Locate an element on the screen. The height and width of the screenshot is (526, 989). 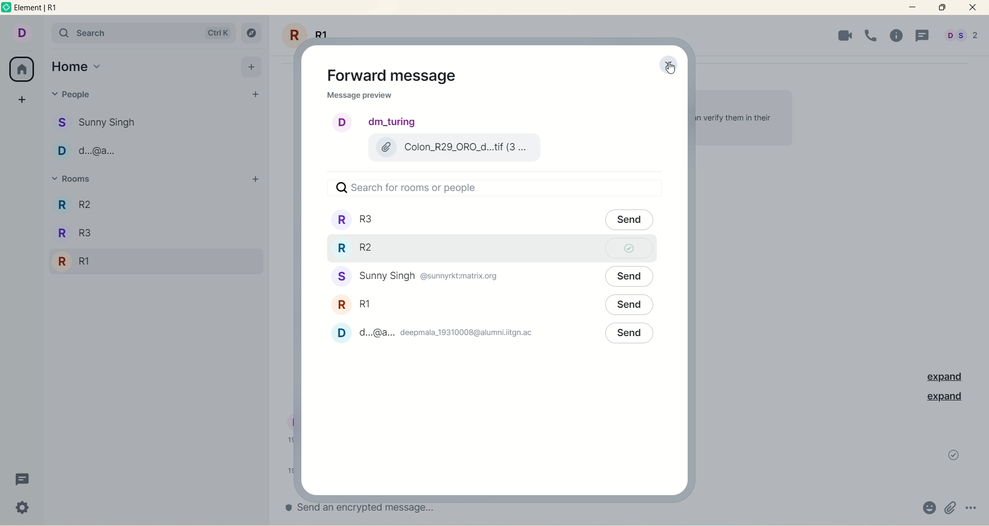
search is located at coordinates (143, 33).